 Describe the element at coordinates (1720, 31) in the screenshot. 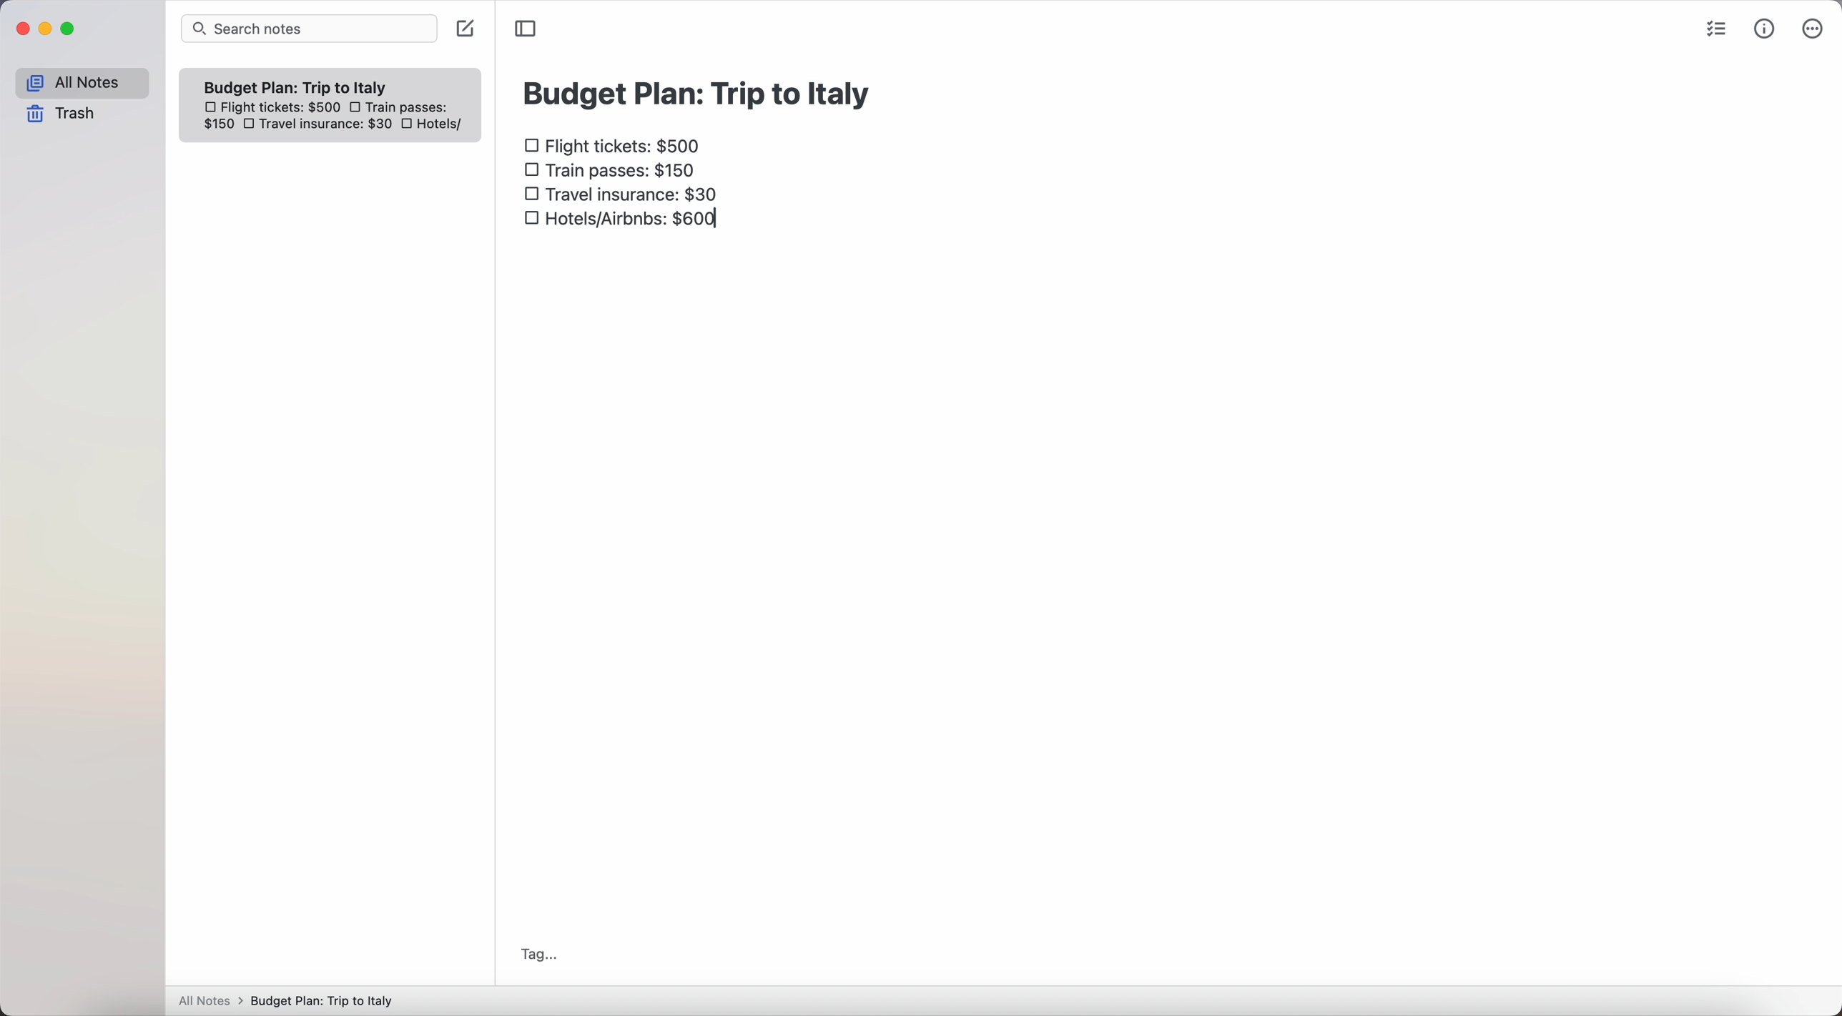

I see `check list` at that location.